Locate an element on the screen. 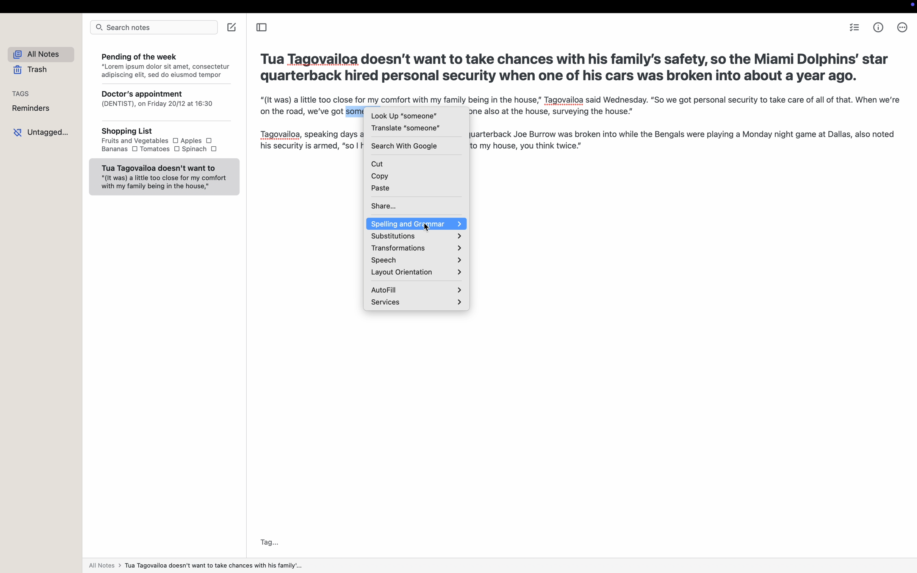 Image resolution: width=917 pixels, height=573 pixels. look up"someone" is located at coordinates (404, 115).